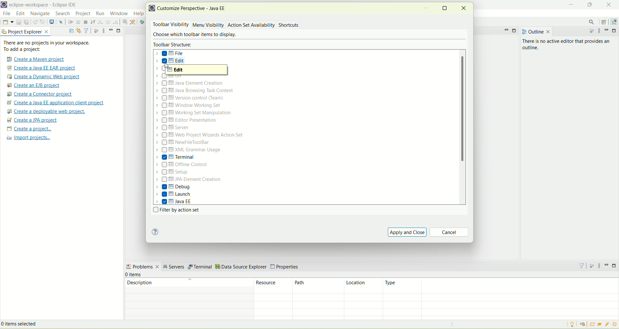 The image size is (619, 329). What do you see at coordinates (21, 14) in the screenshot?
I see `edit` at bounding box center [21, 14].